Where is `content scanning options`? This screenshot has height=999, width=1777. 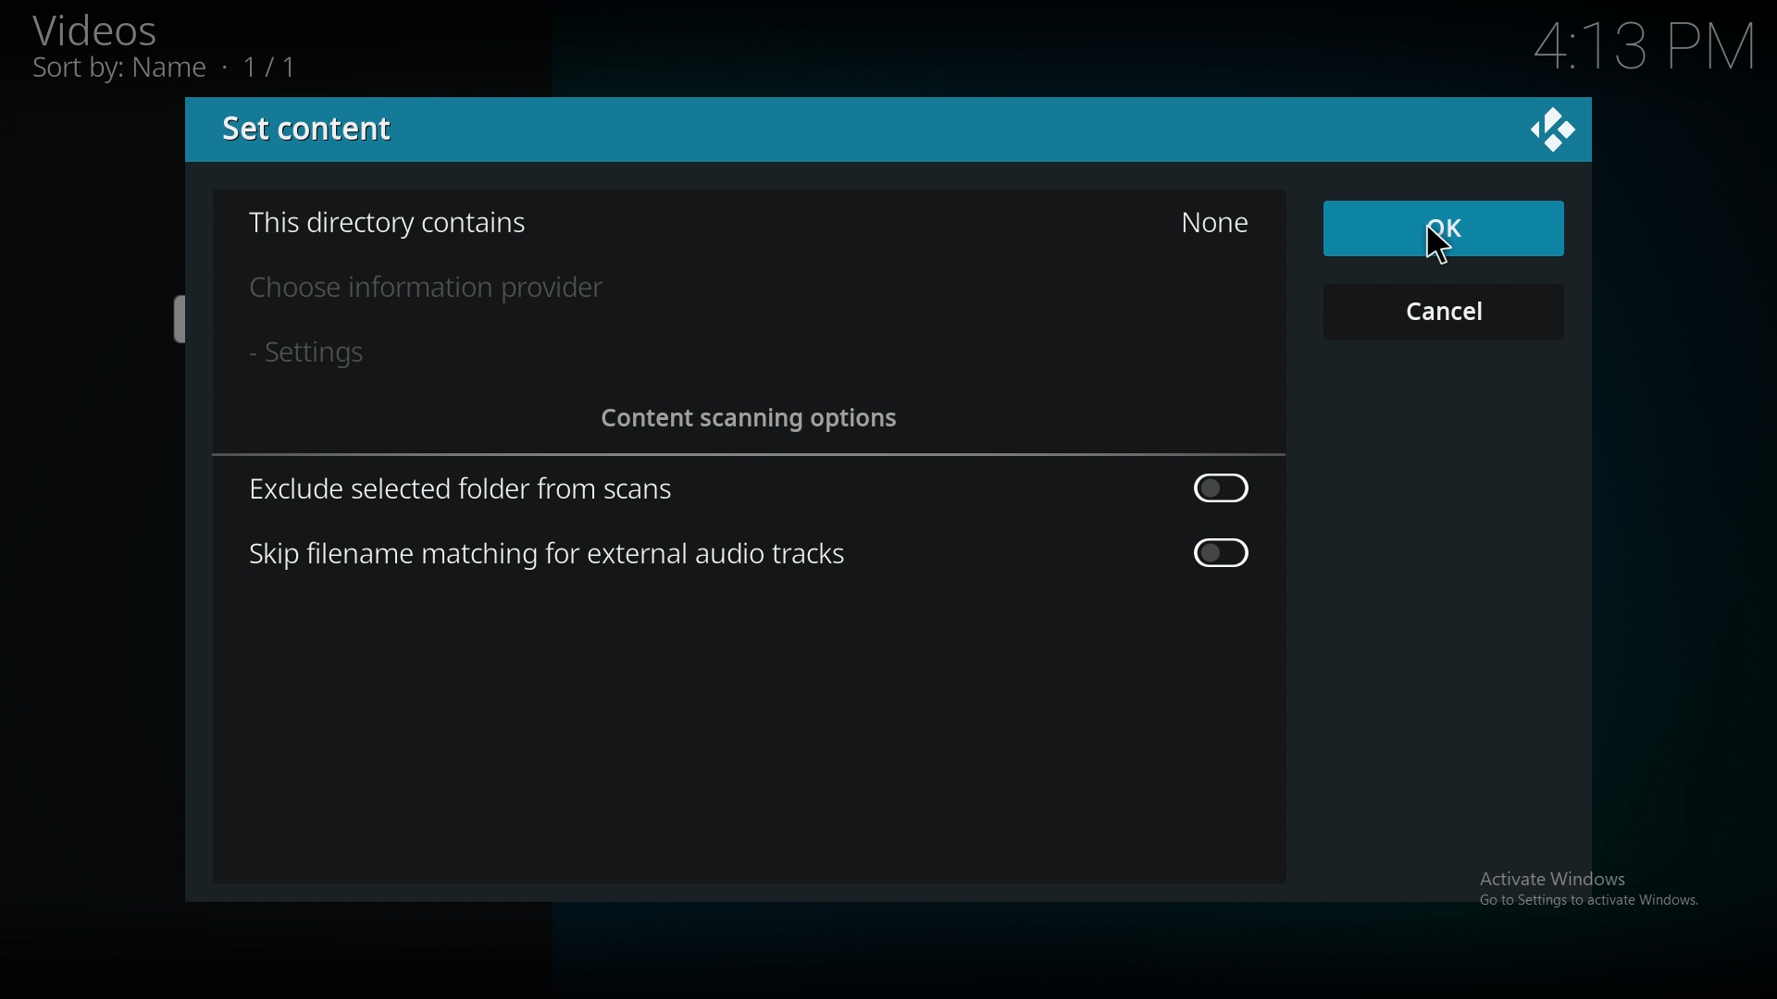
content scanning options is located at coordinates (761, 418).